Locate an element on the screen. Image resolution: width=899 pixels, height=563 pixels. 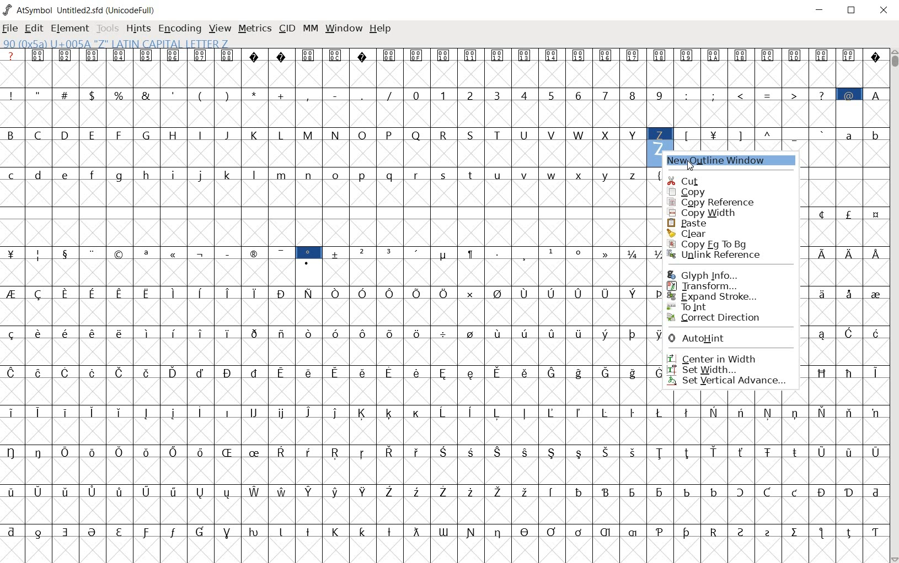
Unlink Reference is located at coordinates (717, 256).